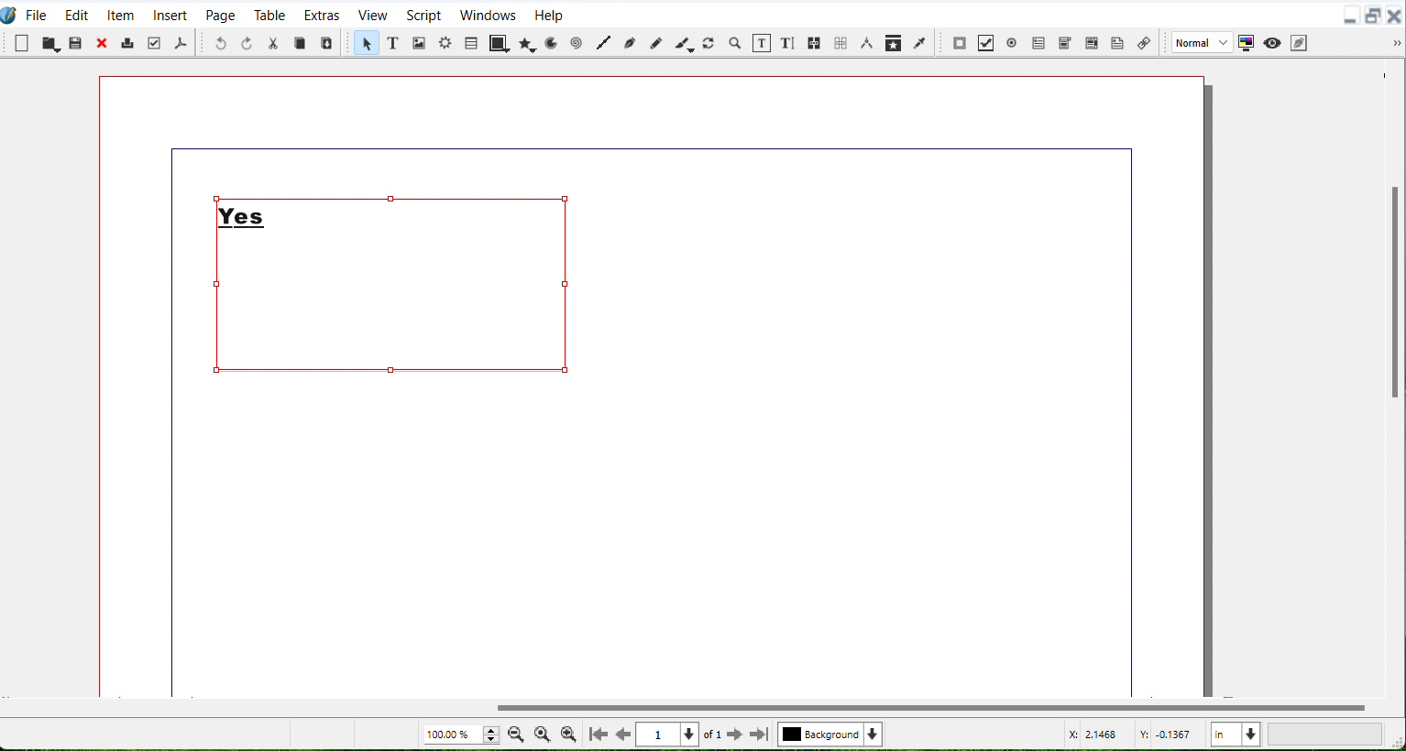 The image size is (1406, 751). Describe the element at coordinates (648, 148) in the screenshot. I see `top margin` at that location.